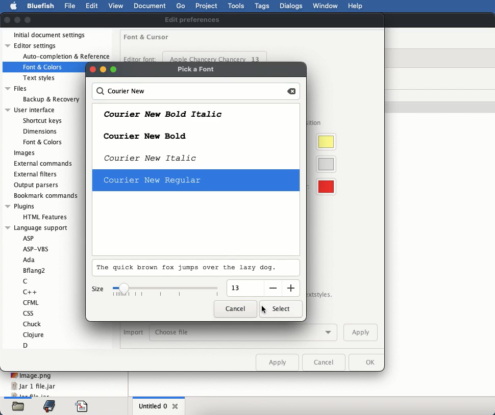  Describe the element at coordinates (355, 6) in the screenshot. I see `help` at that location.